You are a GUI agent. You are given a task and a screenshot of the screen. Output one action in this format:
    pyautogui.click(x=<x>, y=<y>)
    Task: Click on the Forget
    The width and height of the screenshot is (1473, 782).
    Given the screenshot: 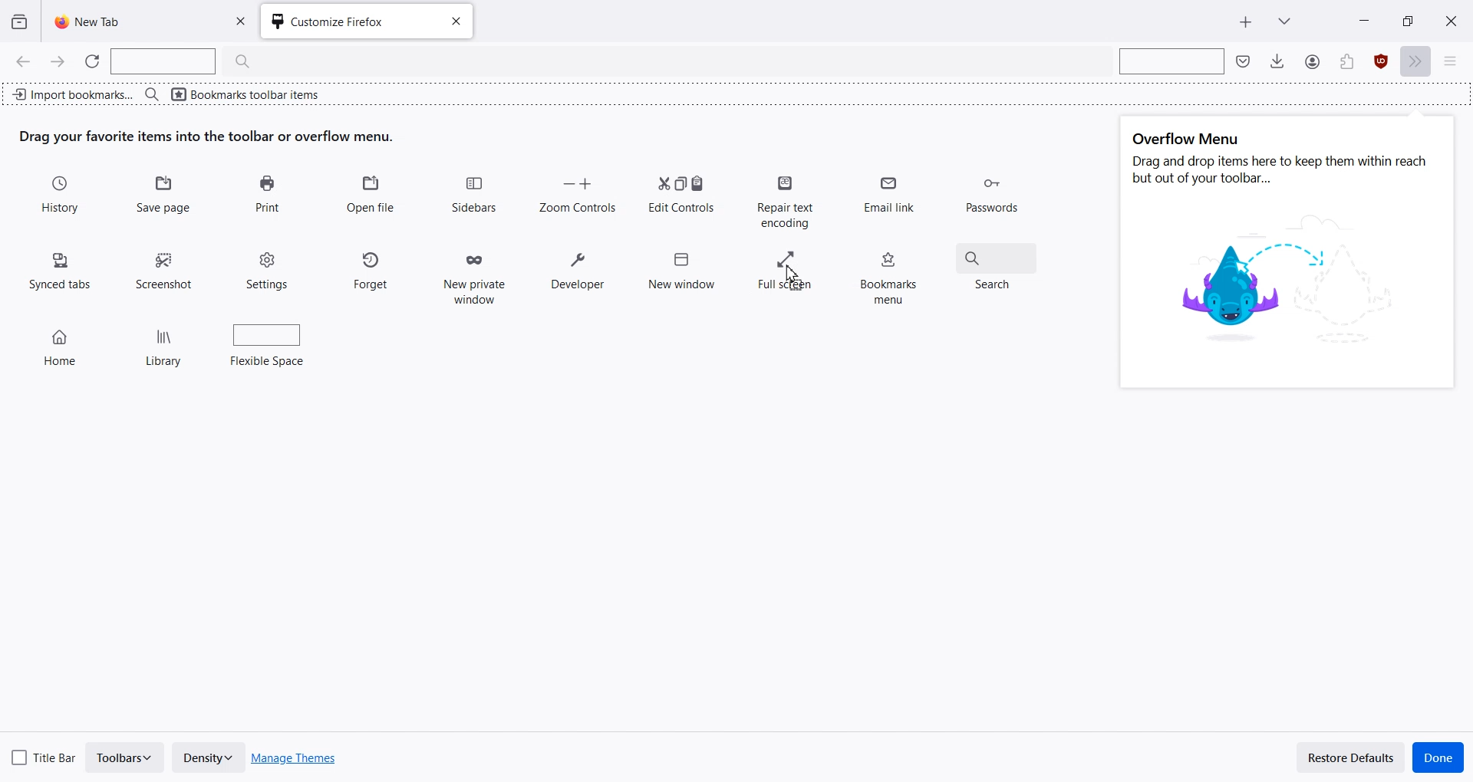 What is the action you would take?
    pyautogui.click(x=372, y=268)
    